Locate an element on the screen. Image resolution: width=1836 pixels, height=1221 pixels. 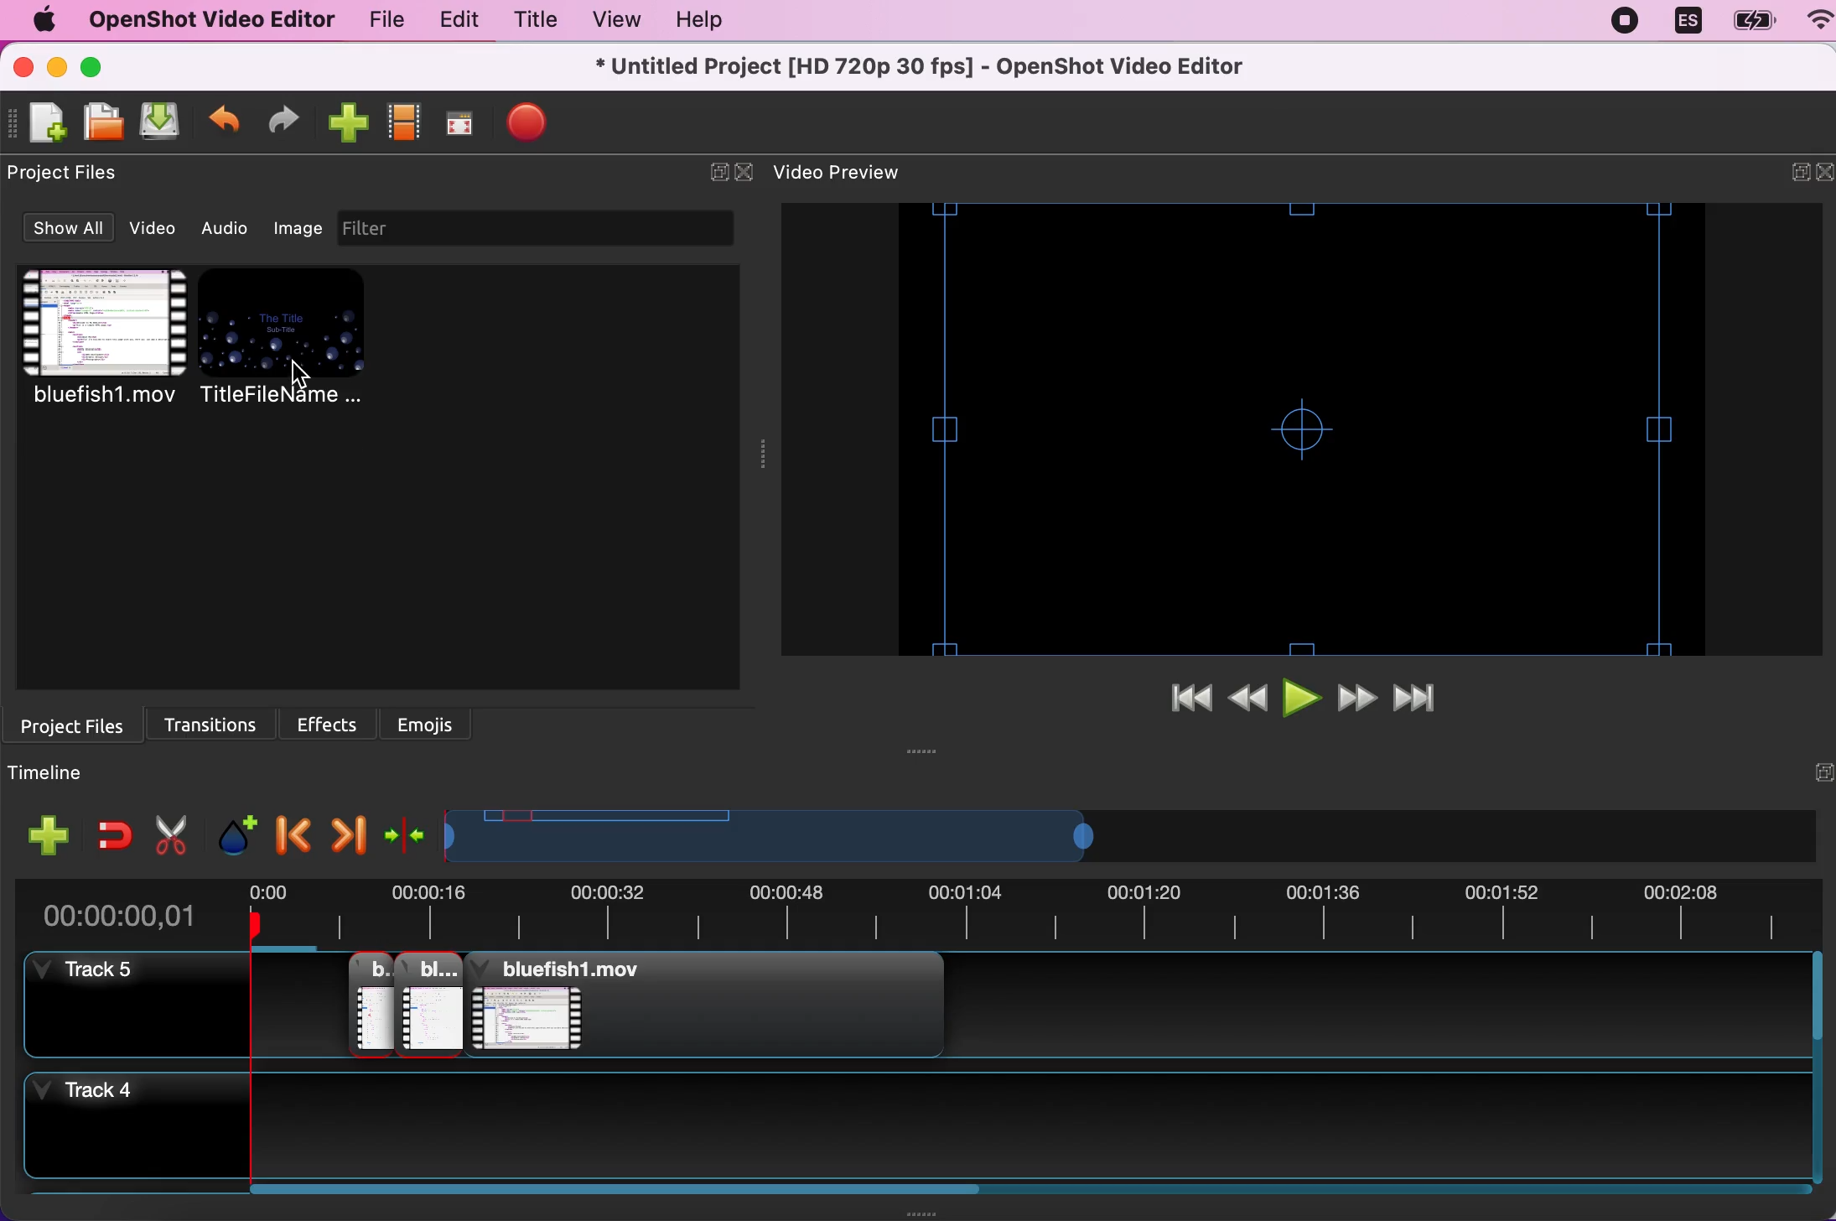
project files is located at coordinates (74, 174).